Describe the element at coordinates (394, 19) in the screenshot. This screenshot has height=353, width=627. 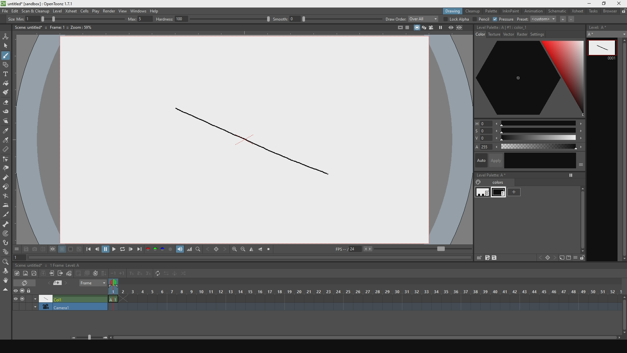
I see `draw order` at that location.